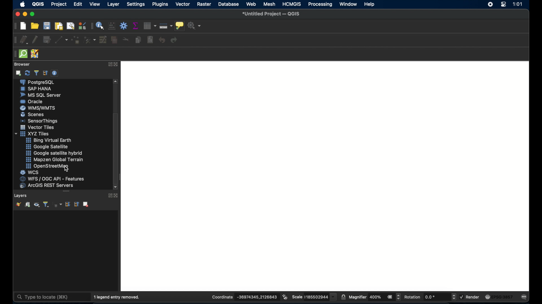 The height and width of the screenshot is (304, 542). What do you see at coordinates (251, 5) in the screenshot?
I see `web` at bounding box center [251, 5].